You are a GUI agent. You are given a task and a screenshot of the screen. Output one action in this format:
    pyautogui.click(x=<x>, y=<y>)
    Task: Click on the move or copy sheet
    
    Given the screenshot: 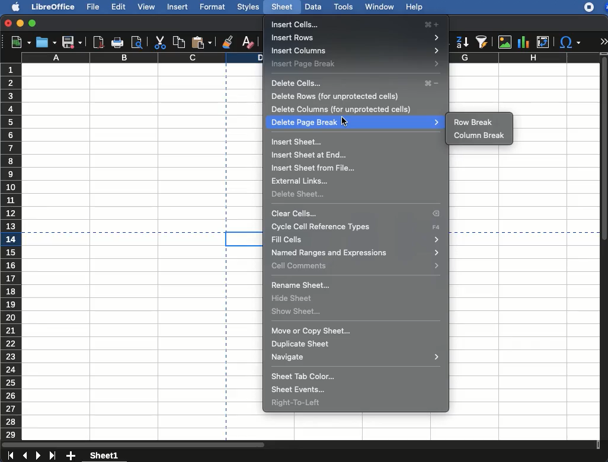 What is the action you would take?
    pyautogui.click(x=311, y=331)
    